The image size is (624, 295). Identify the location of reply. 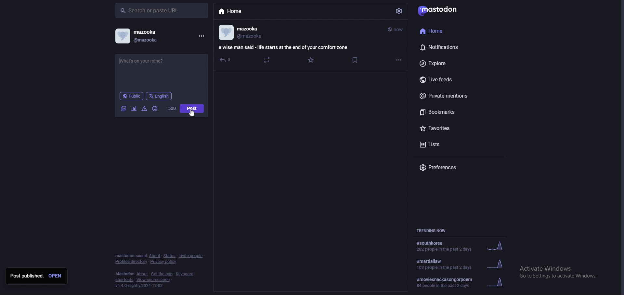
(226, 59).